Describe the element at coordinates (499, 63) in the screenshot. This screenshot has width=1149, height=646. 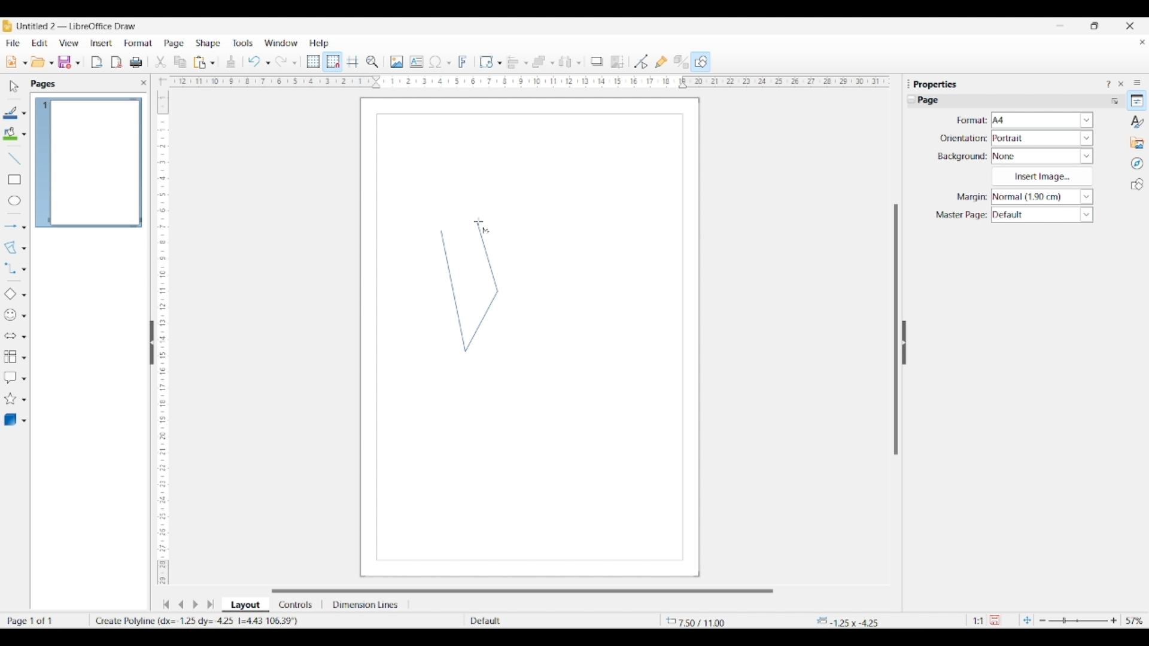
I see `Transformations option` at that location.